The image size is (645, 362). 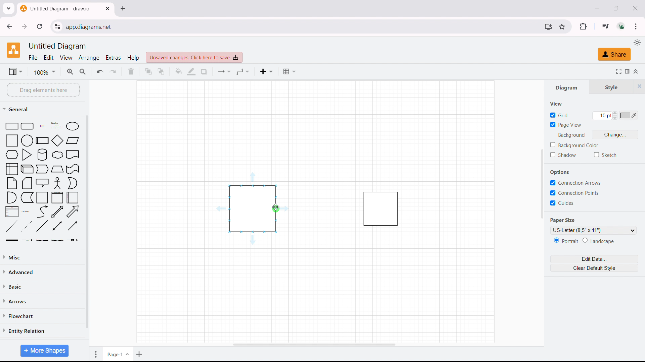 I want to click on sketch, so click(x=606, y=155).